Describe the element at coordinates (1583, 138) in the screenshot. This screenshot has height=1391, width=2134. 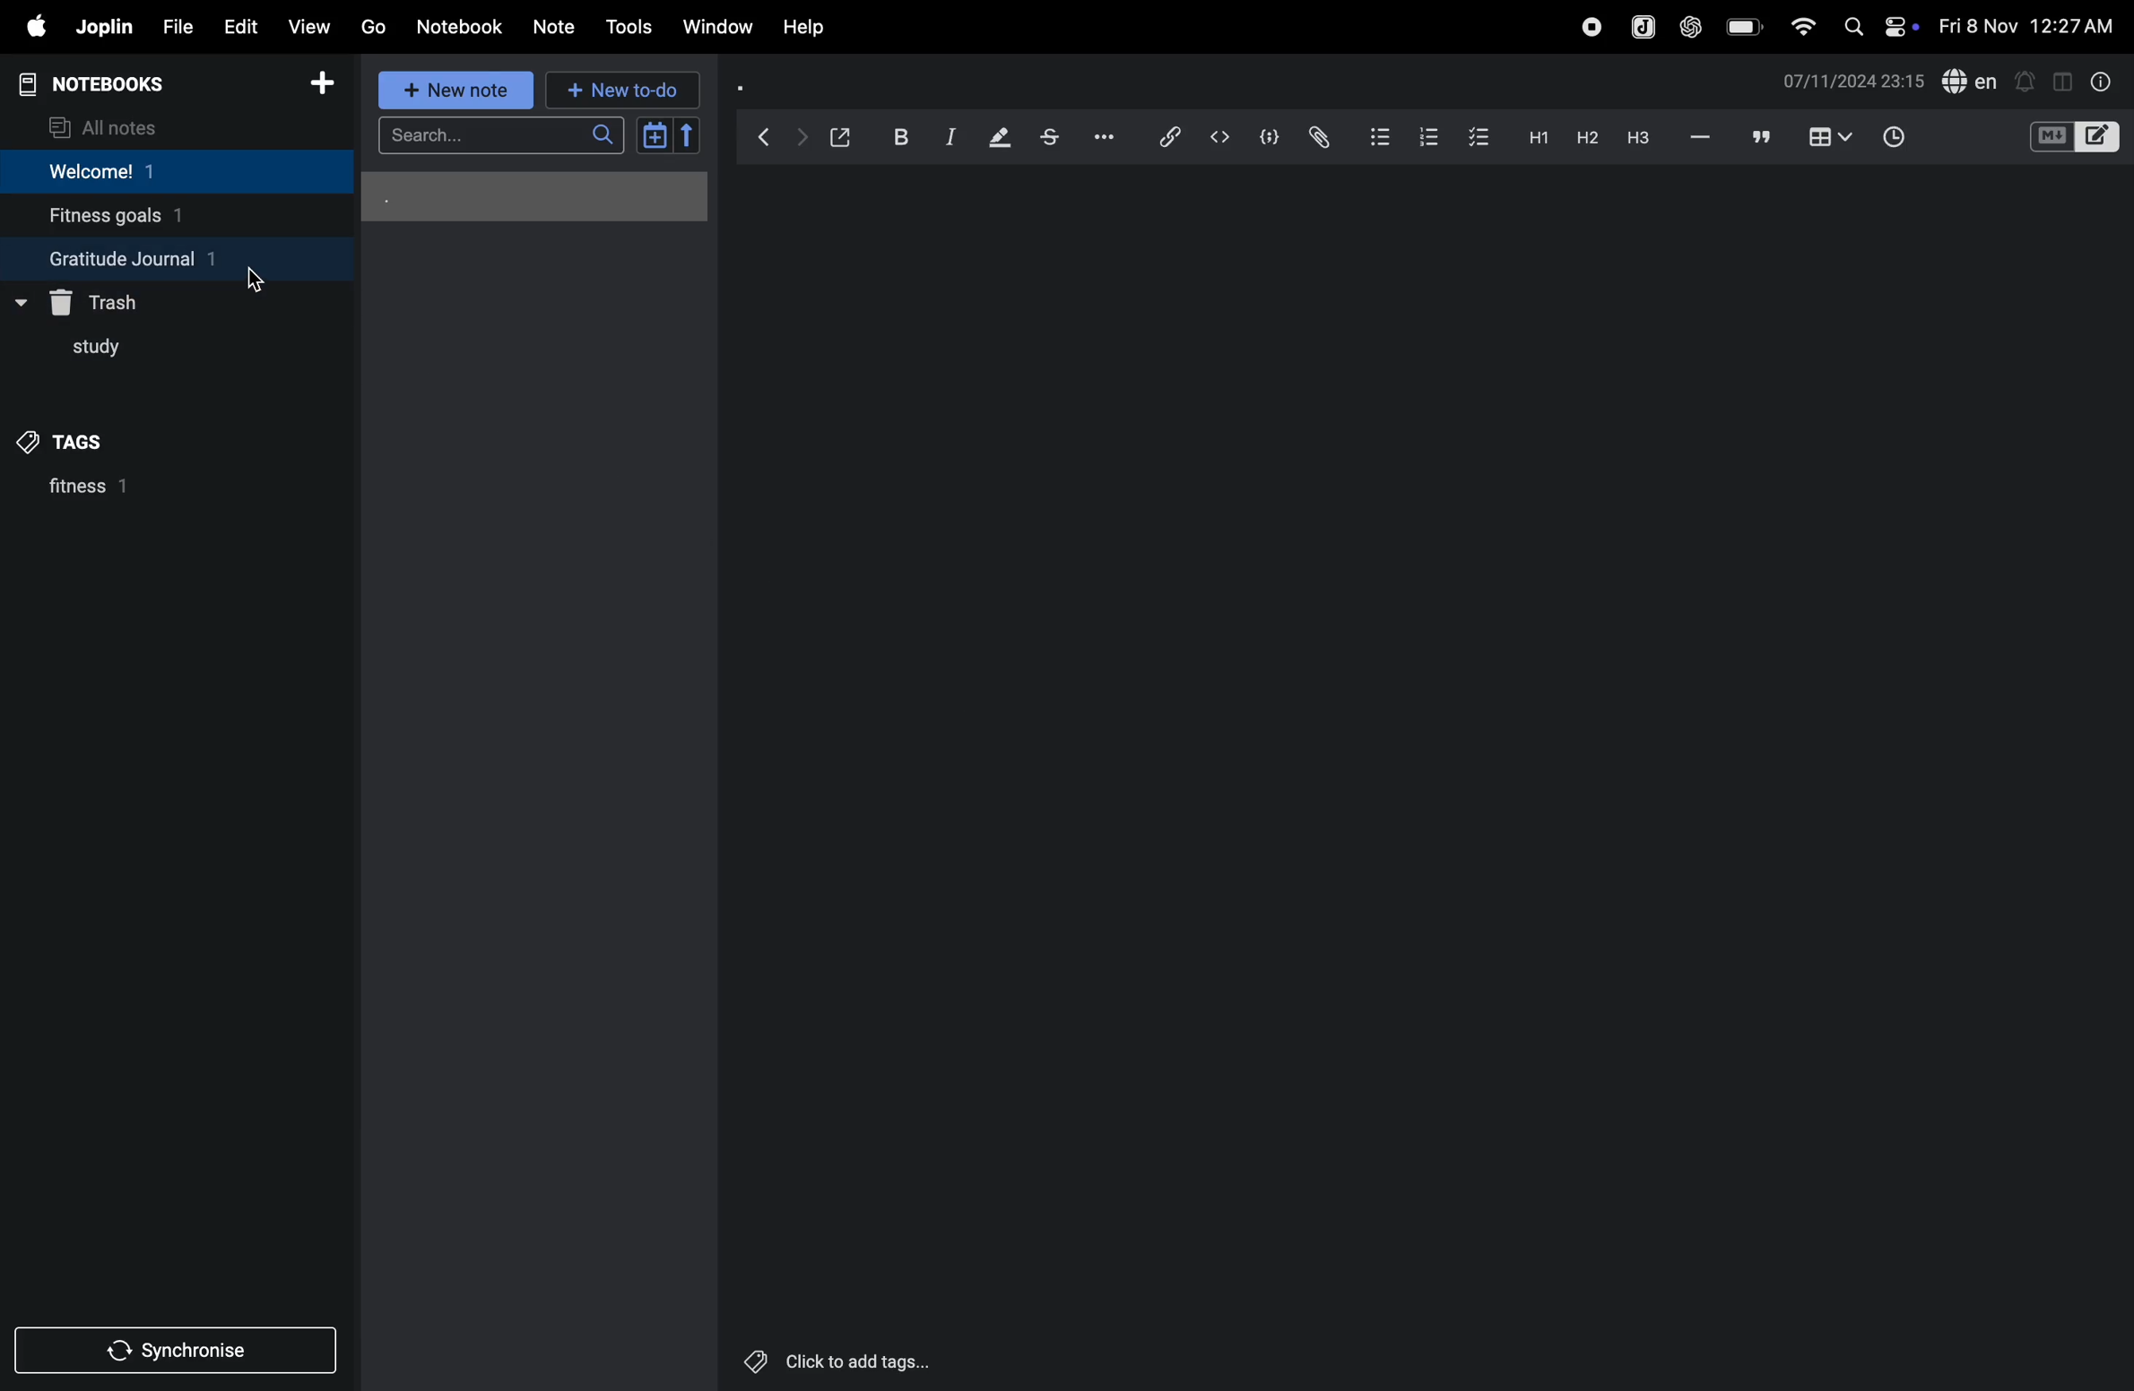
I see `heading 2` at that location.